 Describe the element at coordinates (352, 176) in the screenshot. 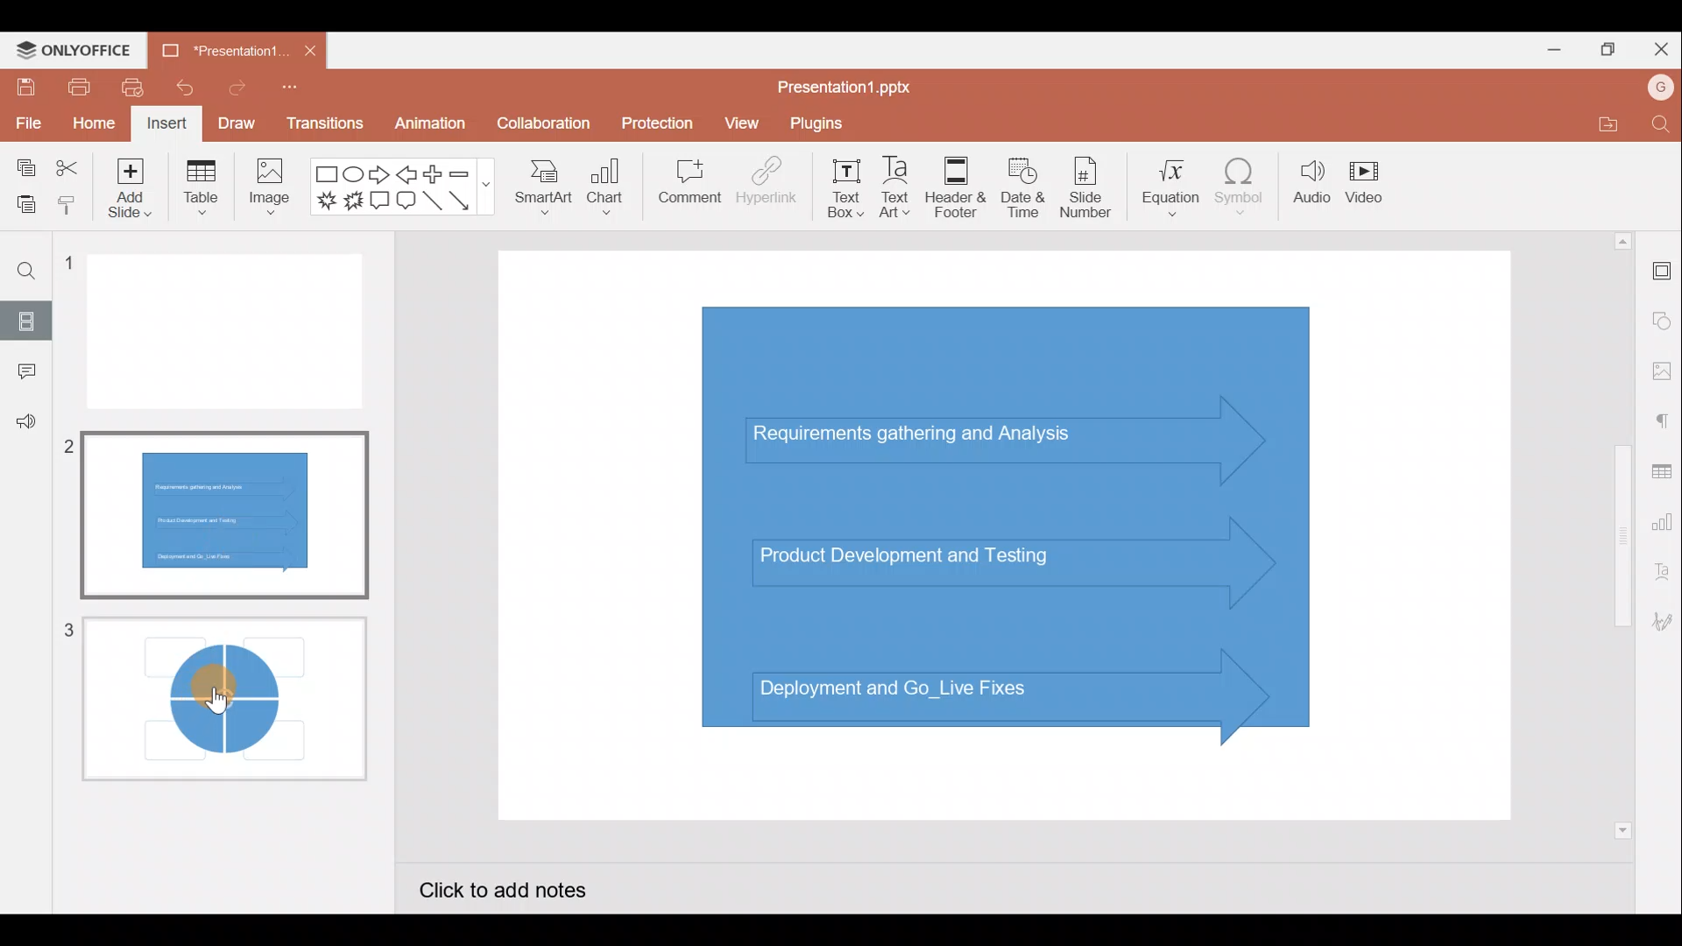

I see `Ellipse` at that location.